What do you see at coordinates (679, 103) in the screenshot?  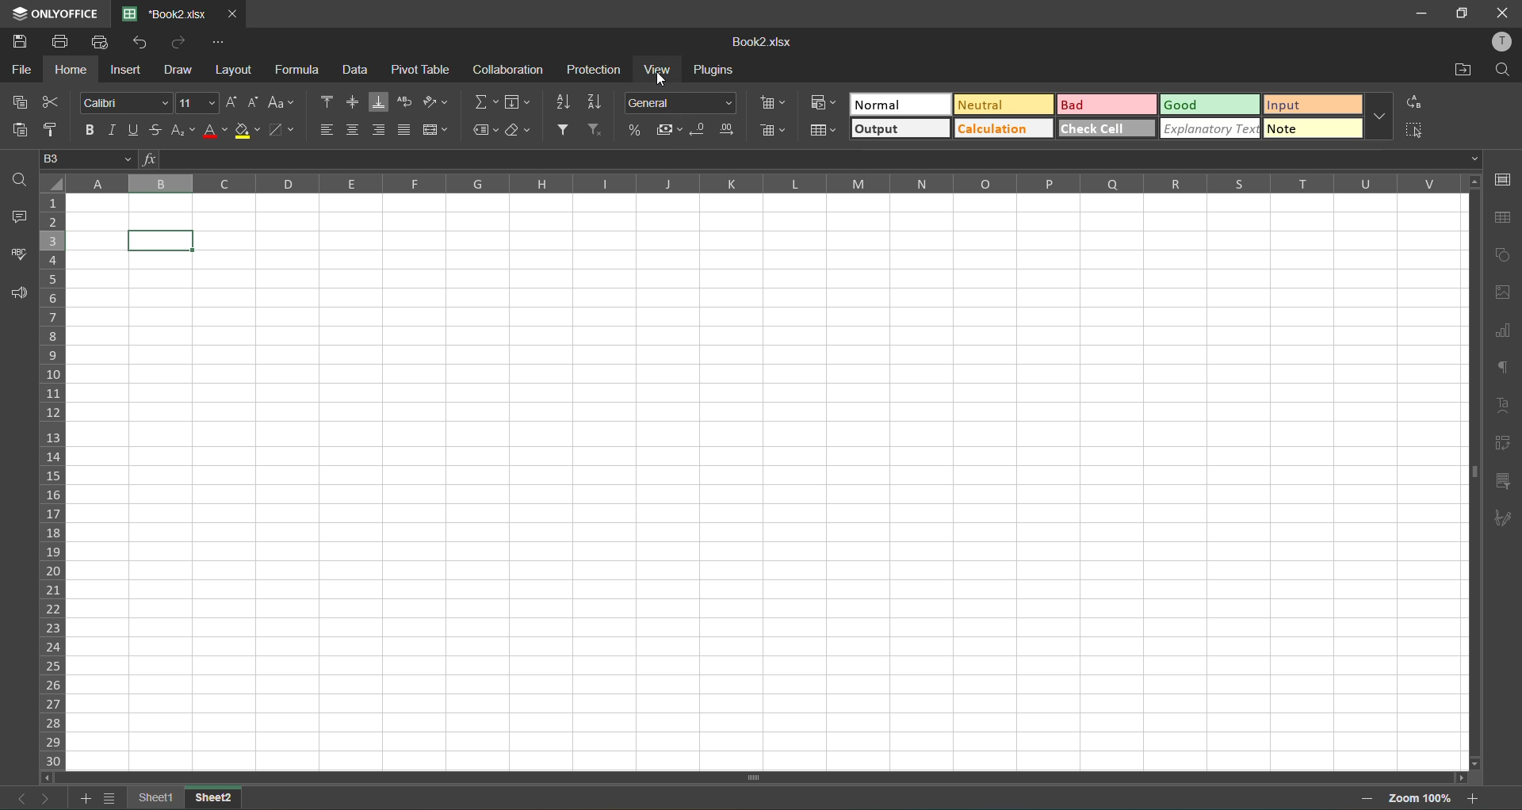 I see `number format` at bounding box center [679, 103].